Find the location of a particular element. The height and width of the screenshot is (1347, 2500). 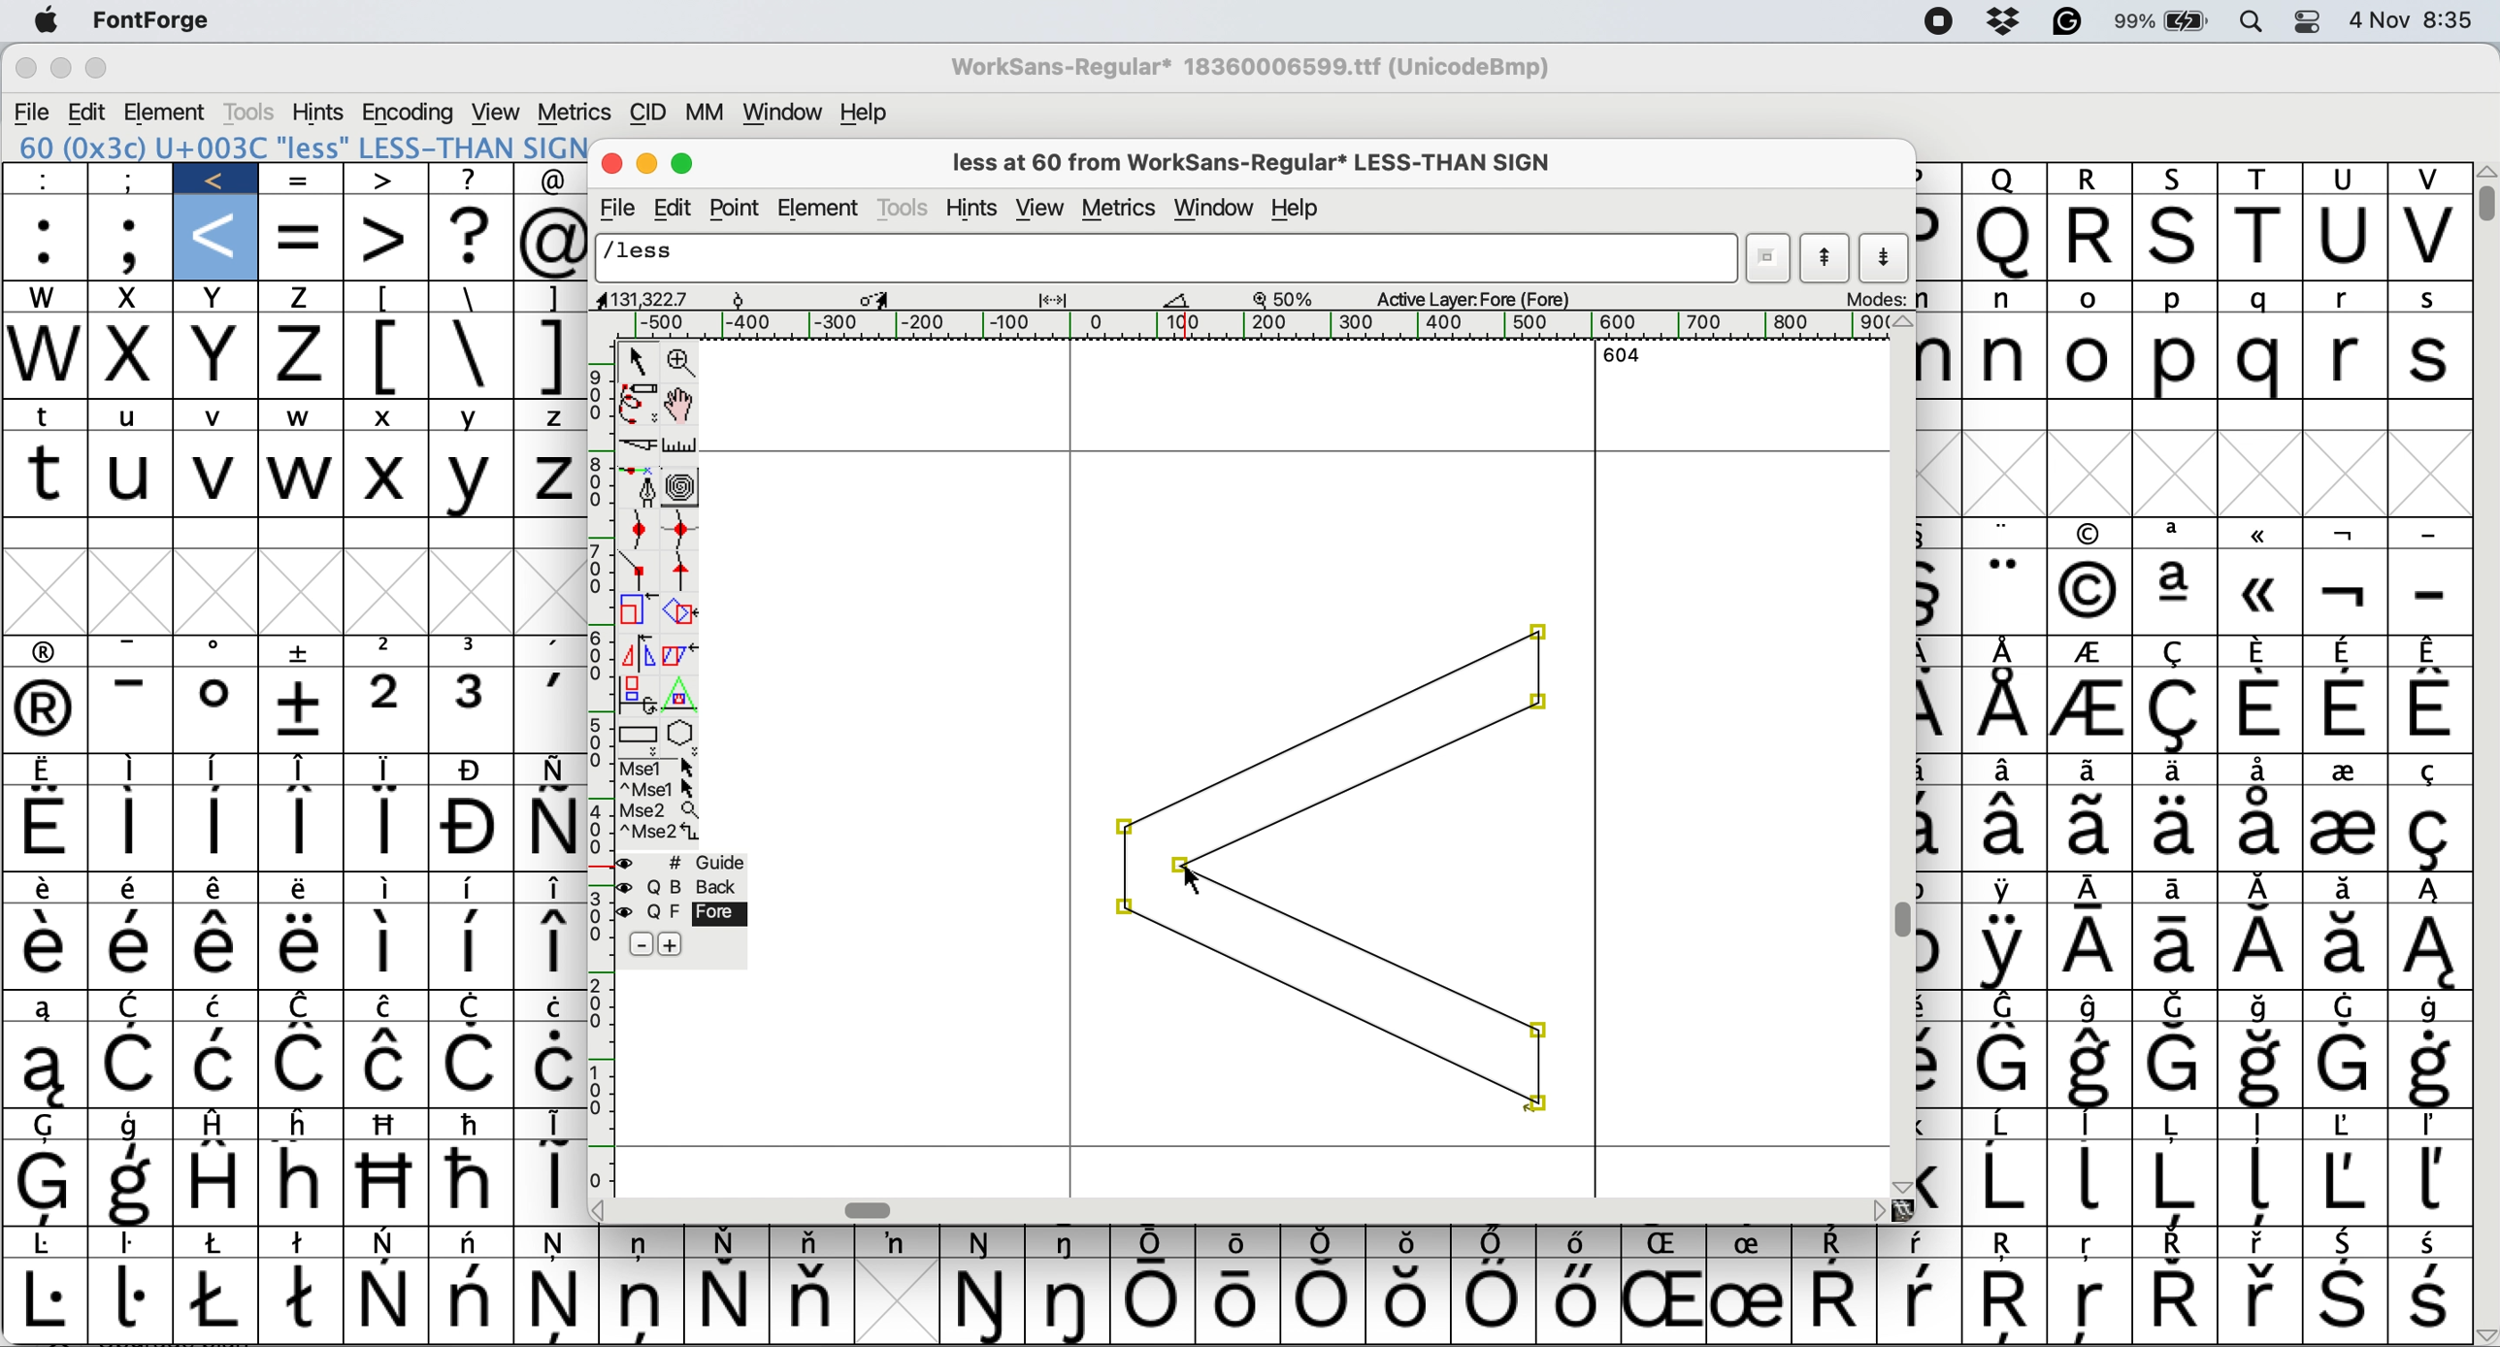

Symbol is located at coordinates (52, 887).